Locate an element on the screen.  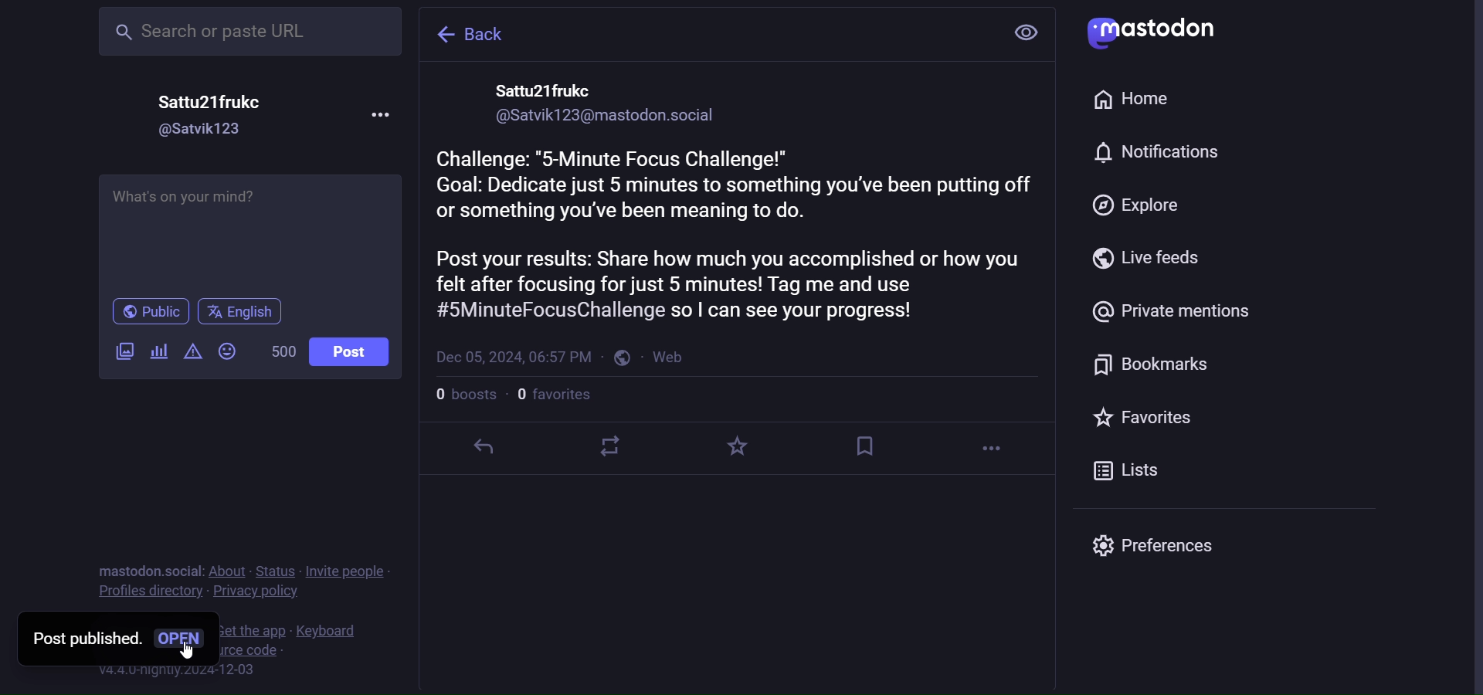
profiles is located at coordinates (148, 593).